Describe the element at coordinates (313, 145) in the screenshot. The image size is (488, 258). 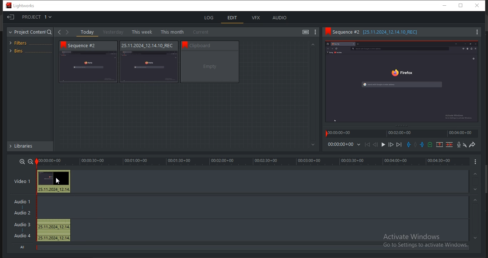
I see `Greyed out down arrow` at that location.